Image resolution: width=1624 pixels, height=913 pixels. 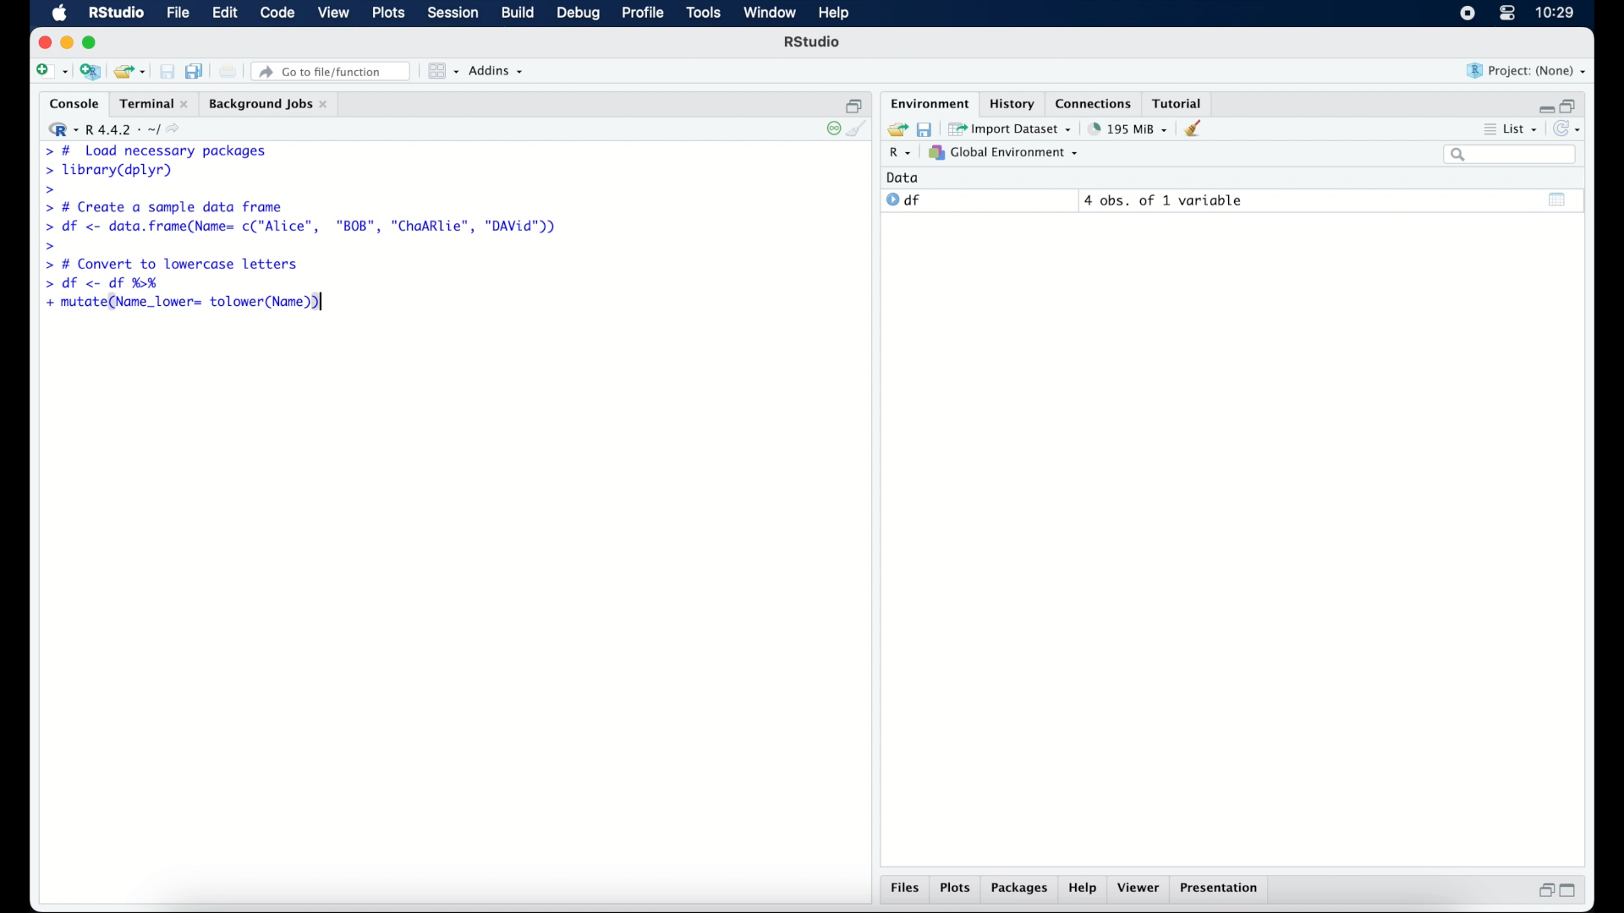 I want to click on df, so click(x=903, y=200).